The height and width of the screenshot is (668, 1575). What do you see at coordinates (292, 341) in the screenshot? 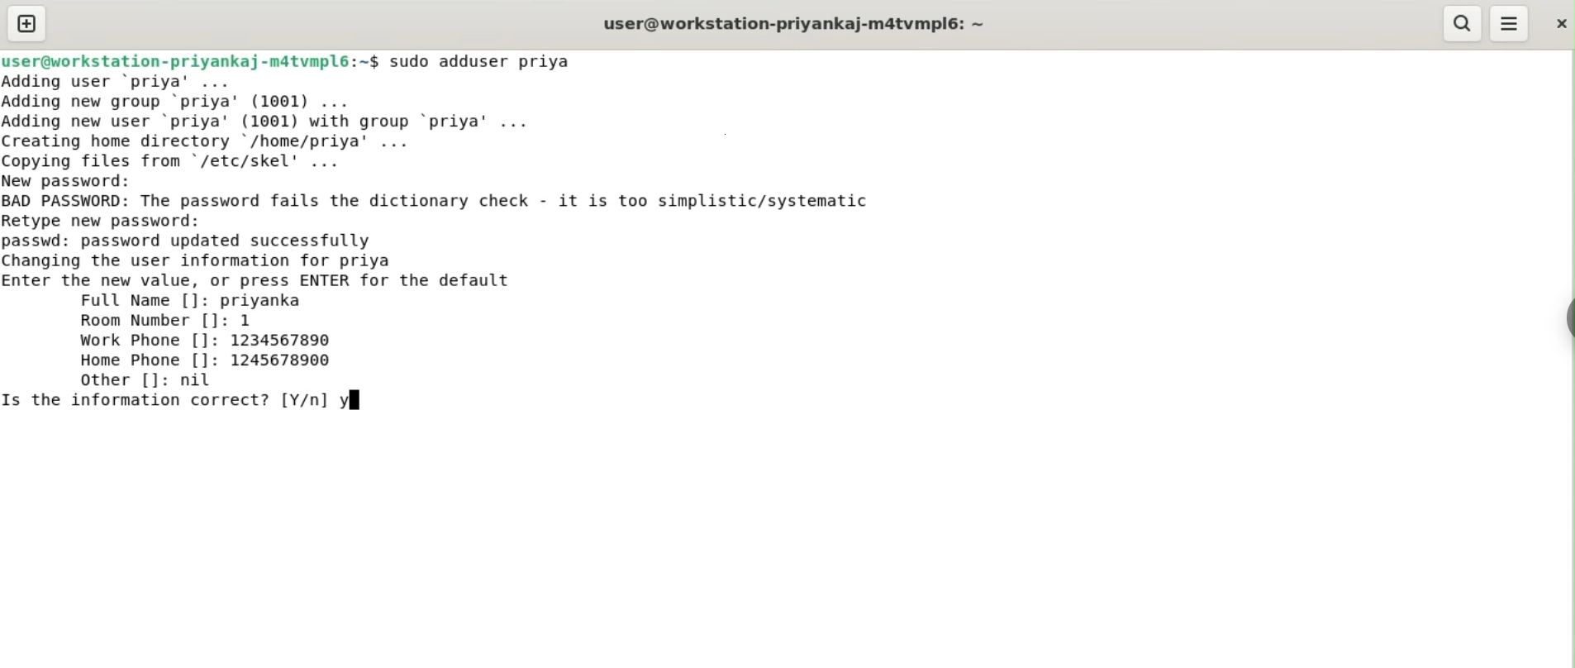
I see `1234567890` at bounding box center [292, 341].